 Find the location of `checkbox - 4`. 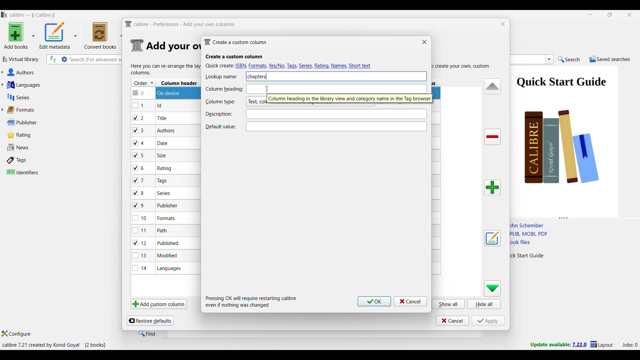

checkbox - 4 is located at coordinates (139, 143).